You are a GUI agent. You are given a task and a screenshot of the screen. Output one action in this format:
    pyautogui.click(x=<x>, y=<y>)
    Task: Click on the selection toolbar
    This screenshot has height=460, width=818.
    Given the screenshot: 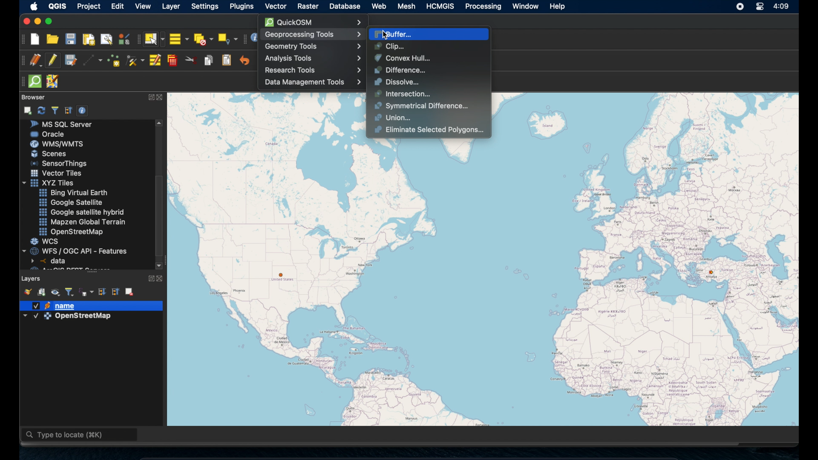 What is the action you would take?
    pyautogui.click(x=136, y=40)
    